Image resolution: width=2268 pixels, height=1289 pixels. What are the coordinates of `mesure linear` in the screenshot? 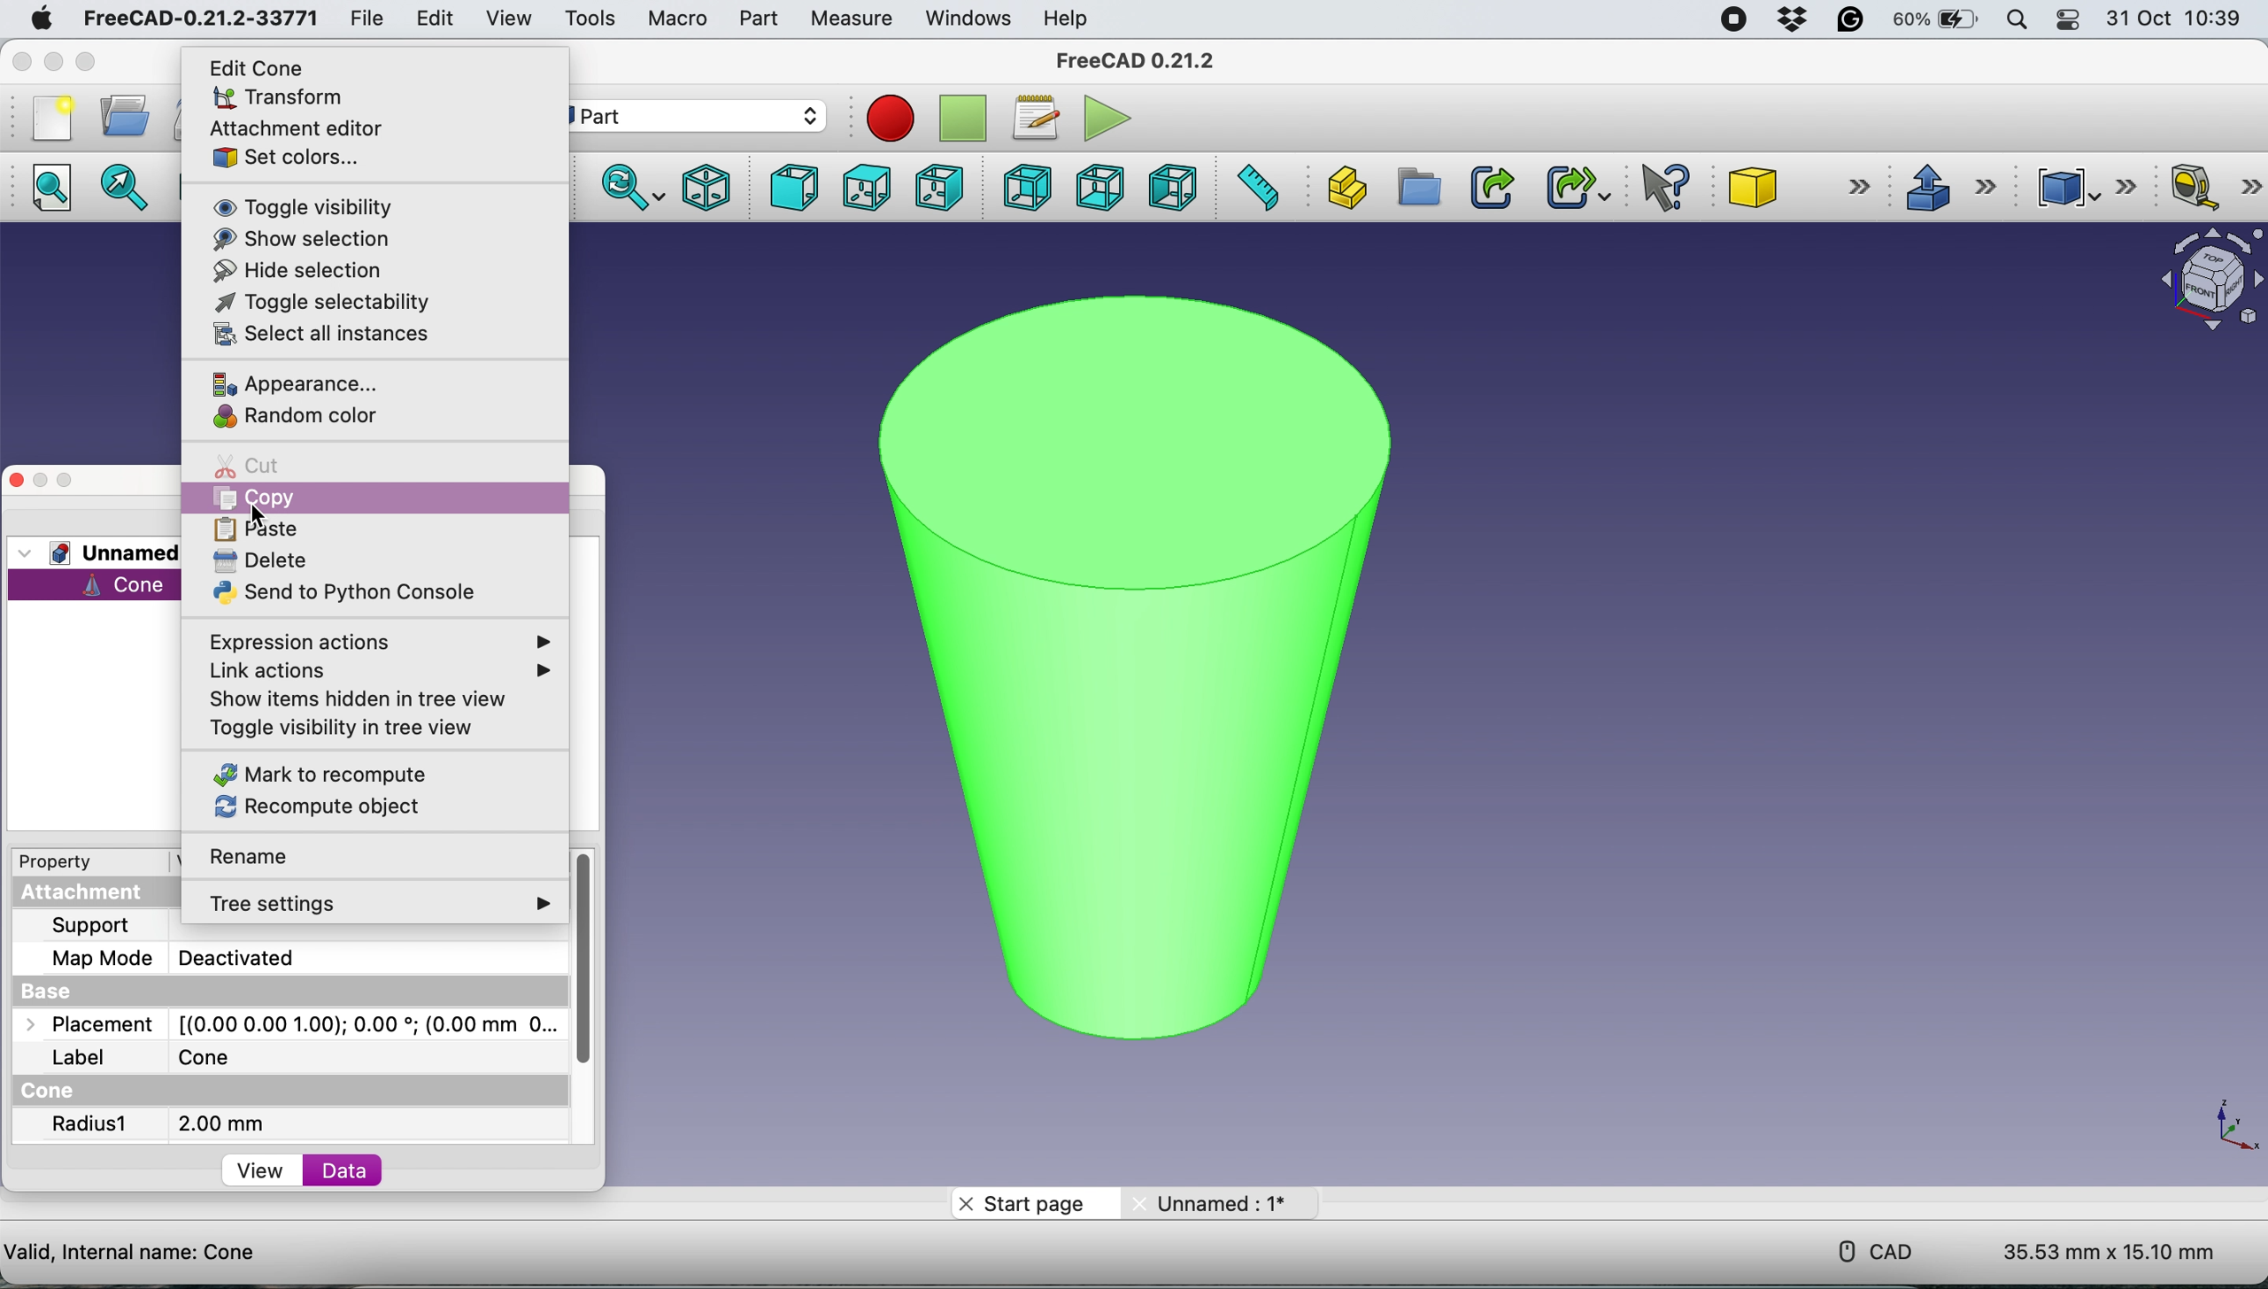 It's located at (2209, 189).